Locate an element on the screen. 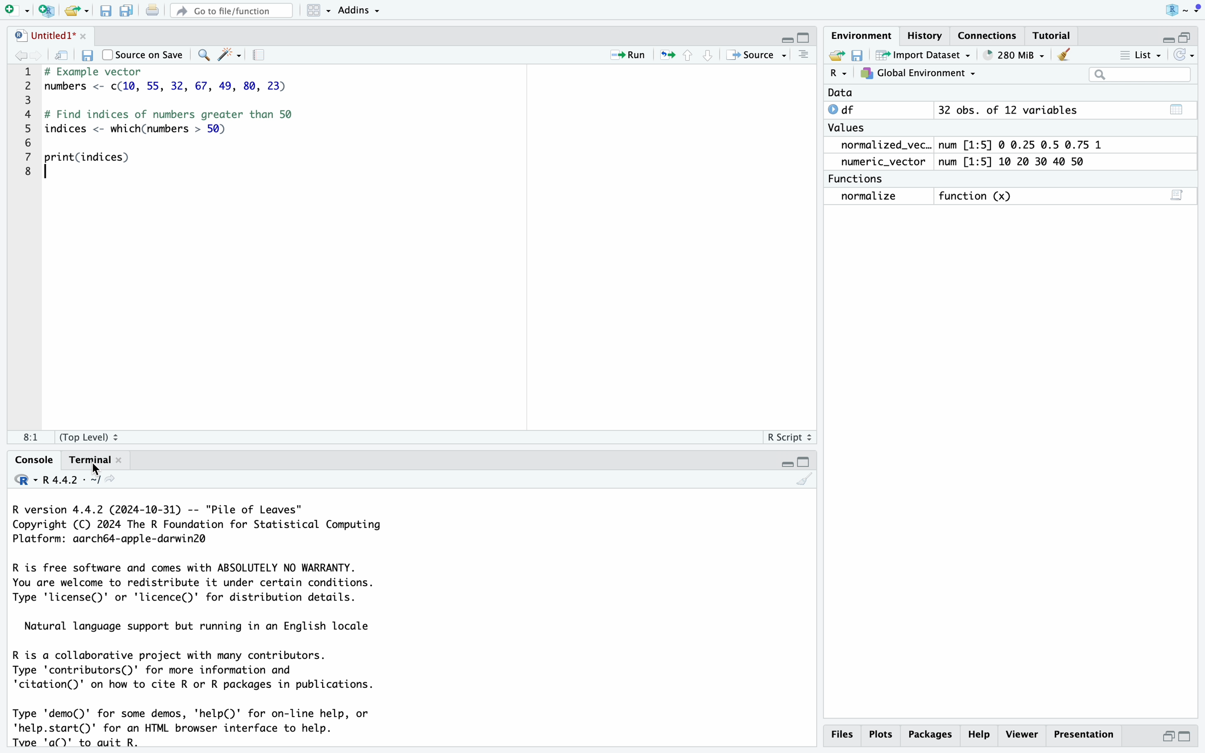  Go to file/function is located at coordinates (230, 11).